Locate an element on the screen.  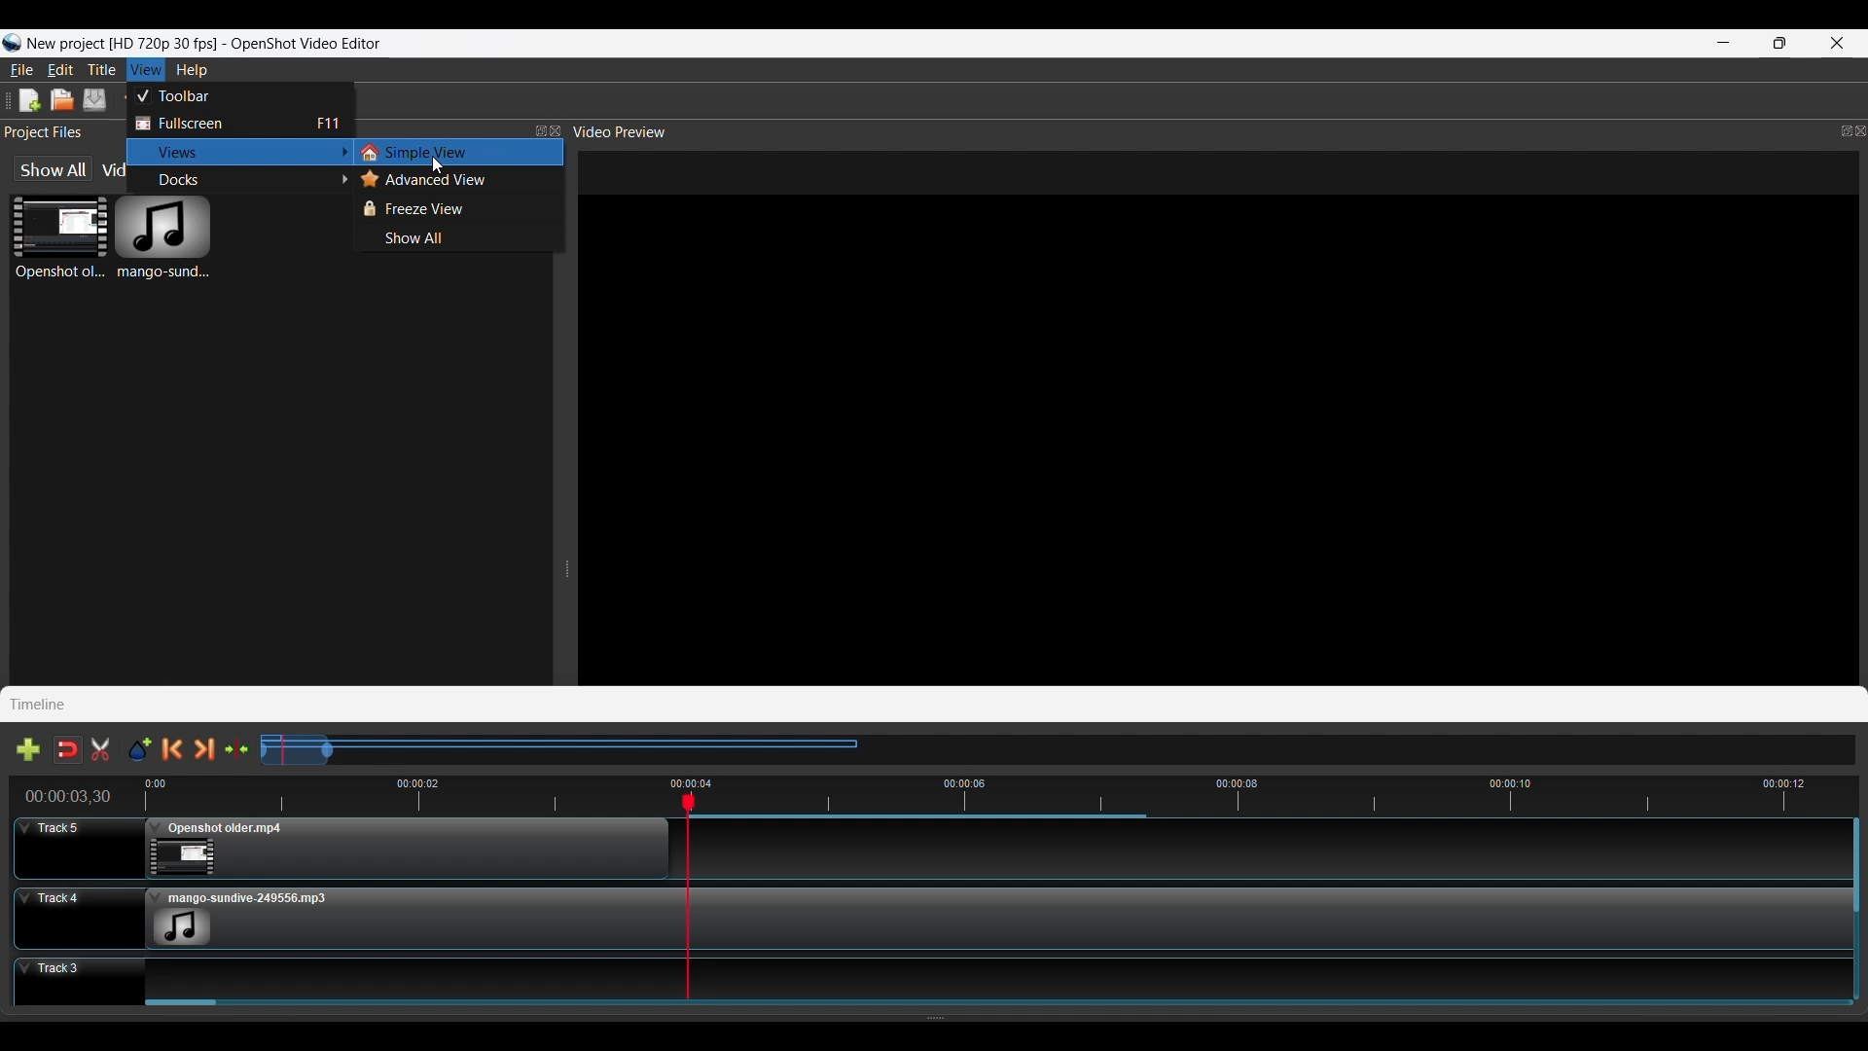
Title is located at coordinates (103, 69).